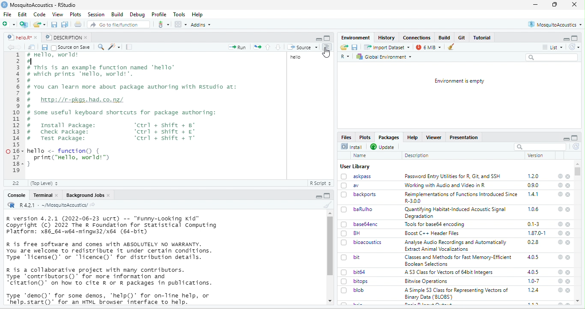  I want to click on close, so click(568, 186).